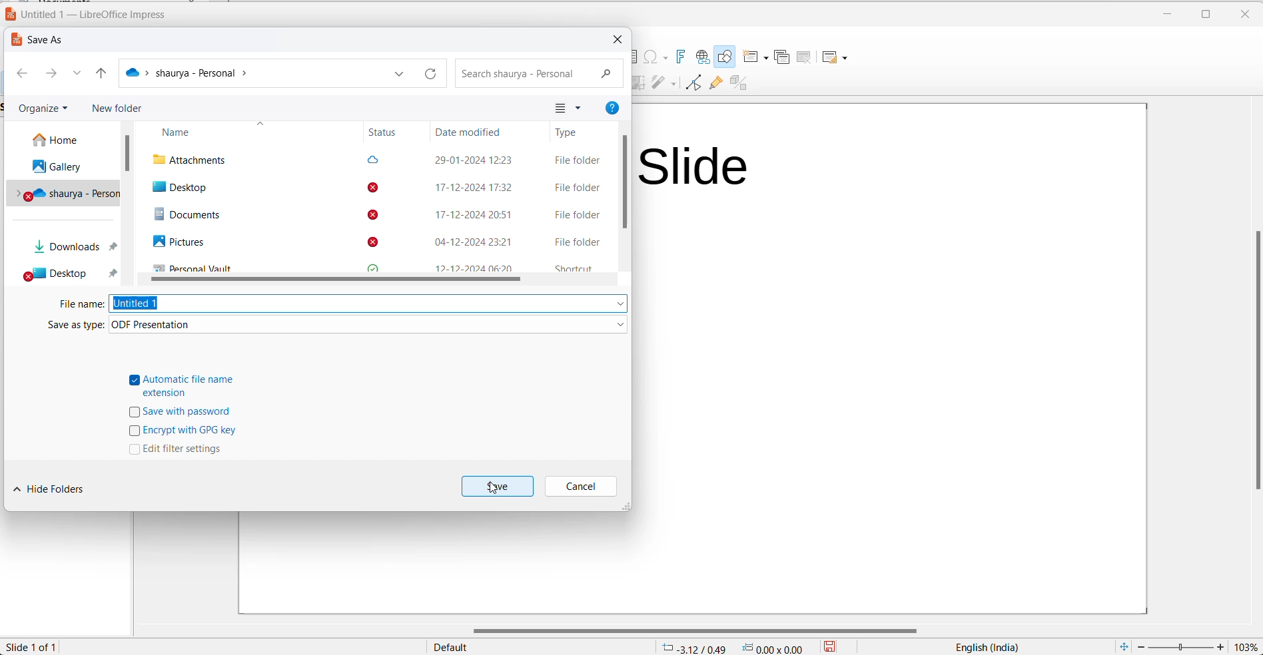  I want to click on SCROLL BAR NAVIGATION, so click(626, 181).